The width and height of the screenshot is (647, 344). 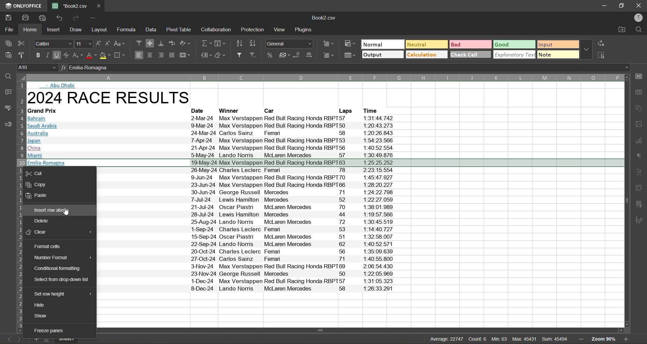 I want to click on Canada 9-Jun-24 Max Verstappen Red Bull Racing Honda RBPT70 1:45:47 927, so click(x=246, y=178).